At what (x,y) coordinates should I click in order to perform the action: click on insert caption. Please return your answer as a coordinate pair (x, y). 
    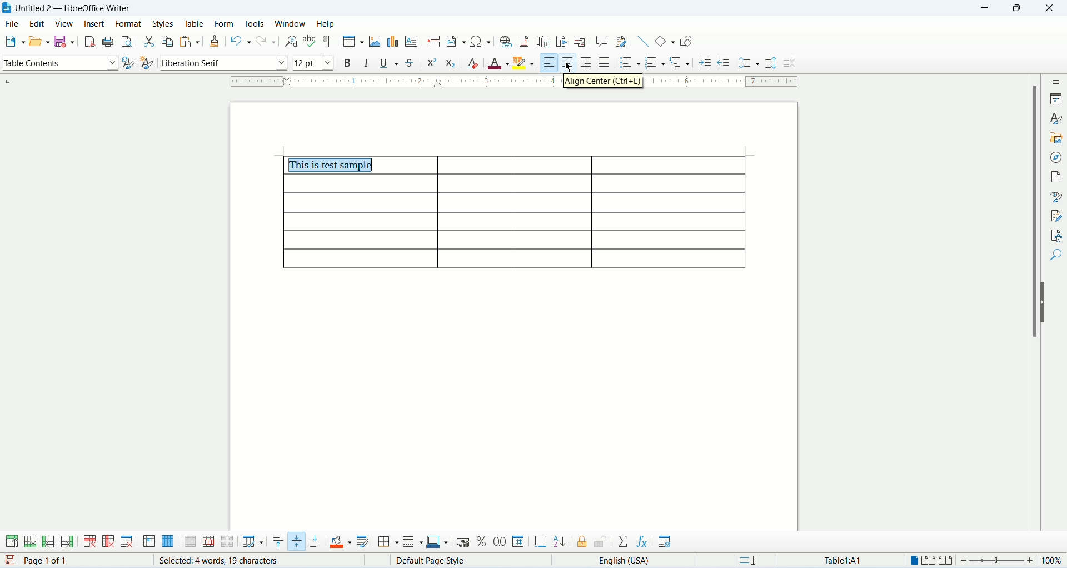
    Looking at the image, I should click on (541, 542).